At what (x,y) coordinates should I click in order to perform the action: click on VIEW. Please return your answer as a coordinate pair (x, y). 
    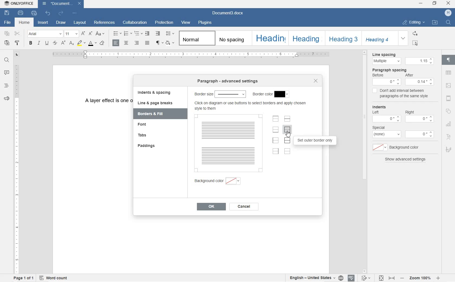
    Looking at the image, I should click on (186, 22).